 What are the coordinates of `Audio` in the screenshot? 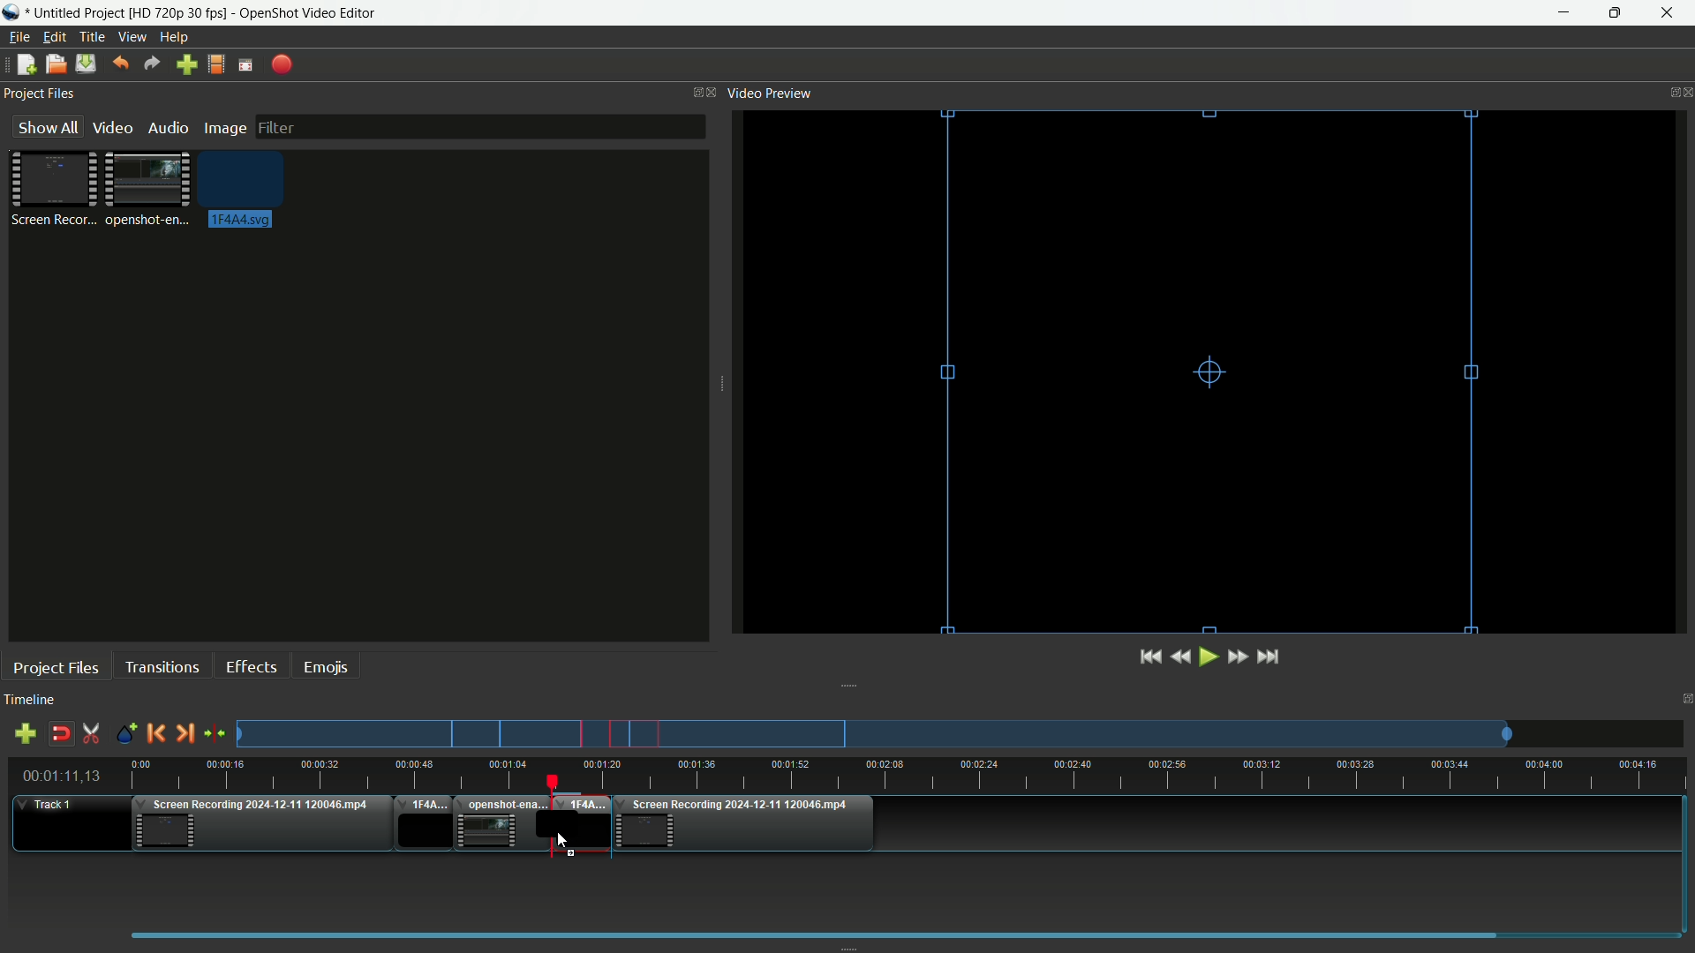 It's located at (168, 128).